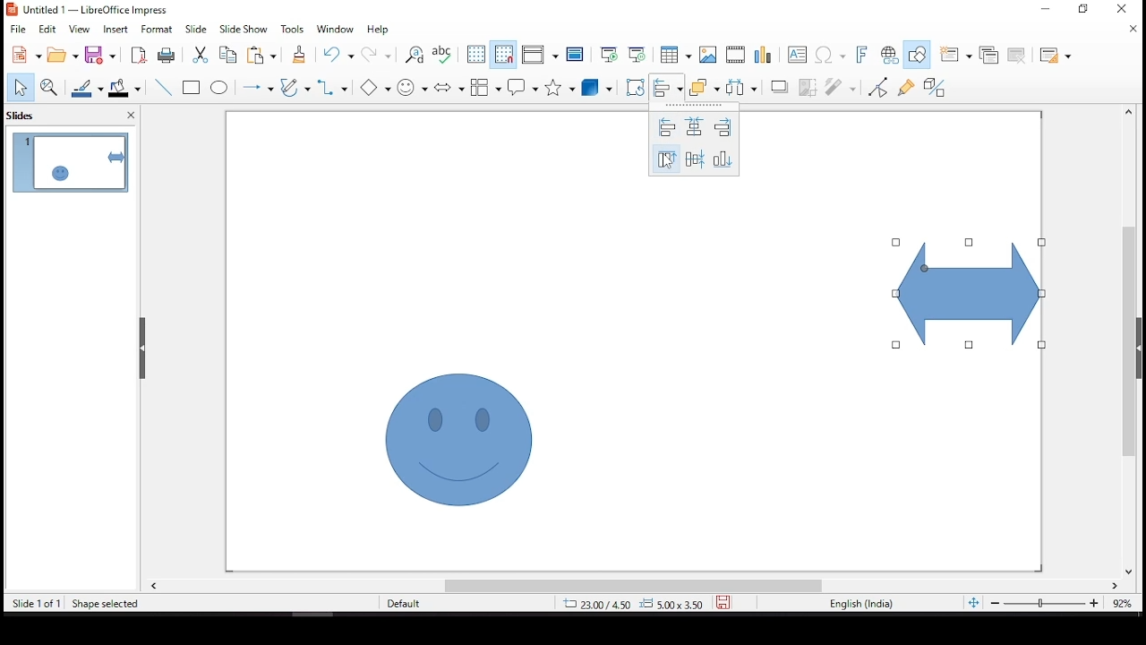 The image size is (1146, 645). I want to click on display grid, so click(475, 53).